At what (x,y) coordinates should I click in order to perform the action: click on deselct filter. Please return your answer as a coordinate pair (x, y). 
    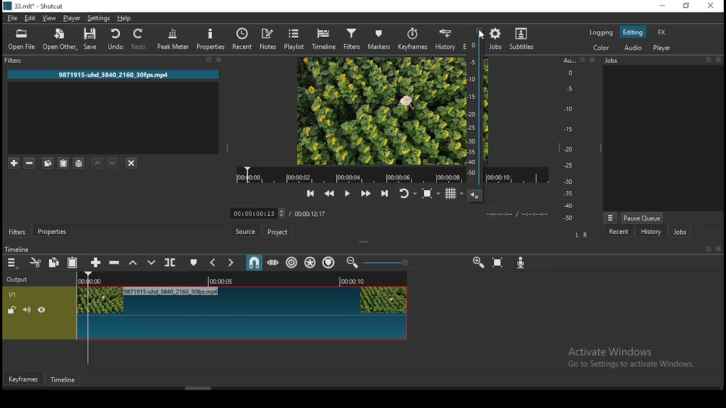
    Looking at the image, I should click on (131, 164).